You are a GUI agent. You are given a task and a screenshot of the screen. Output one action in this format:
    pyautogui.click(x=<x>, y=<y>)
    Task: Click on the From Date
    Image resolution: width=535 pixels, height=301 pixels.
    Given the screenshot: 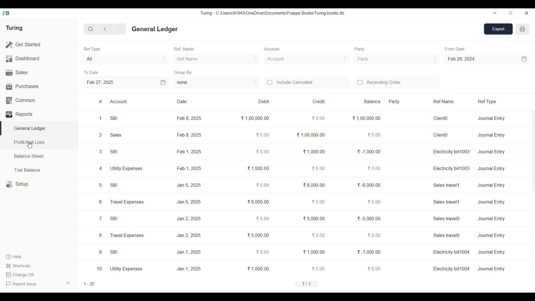 What is the action you would take?
    pyautogui.click(x=455, y=49)
    